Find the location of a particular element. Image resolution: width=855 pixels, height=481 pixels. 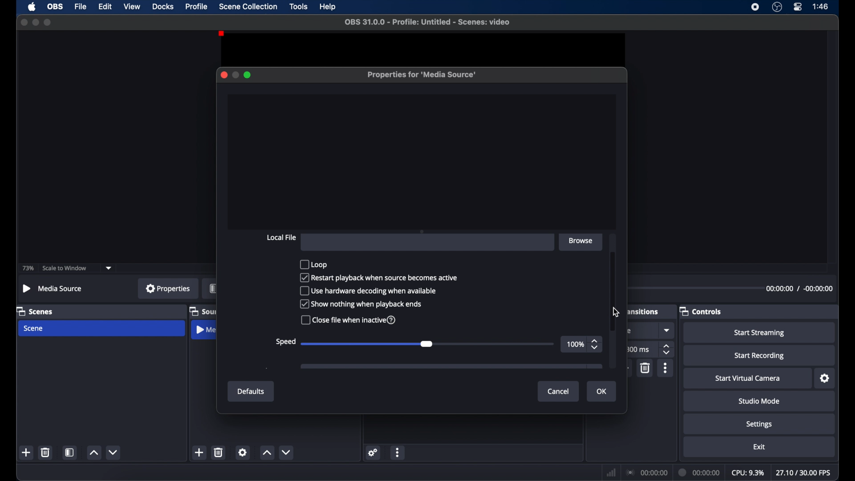

settings is located at coordinates (825, 379).